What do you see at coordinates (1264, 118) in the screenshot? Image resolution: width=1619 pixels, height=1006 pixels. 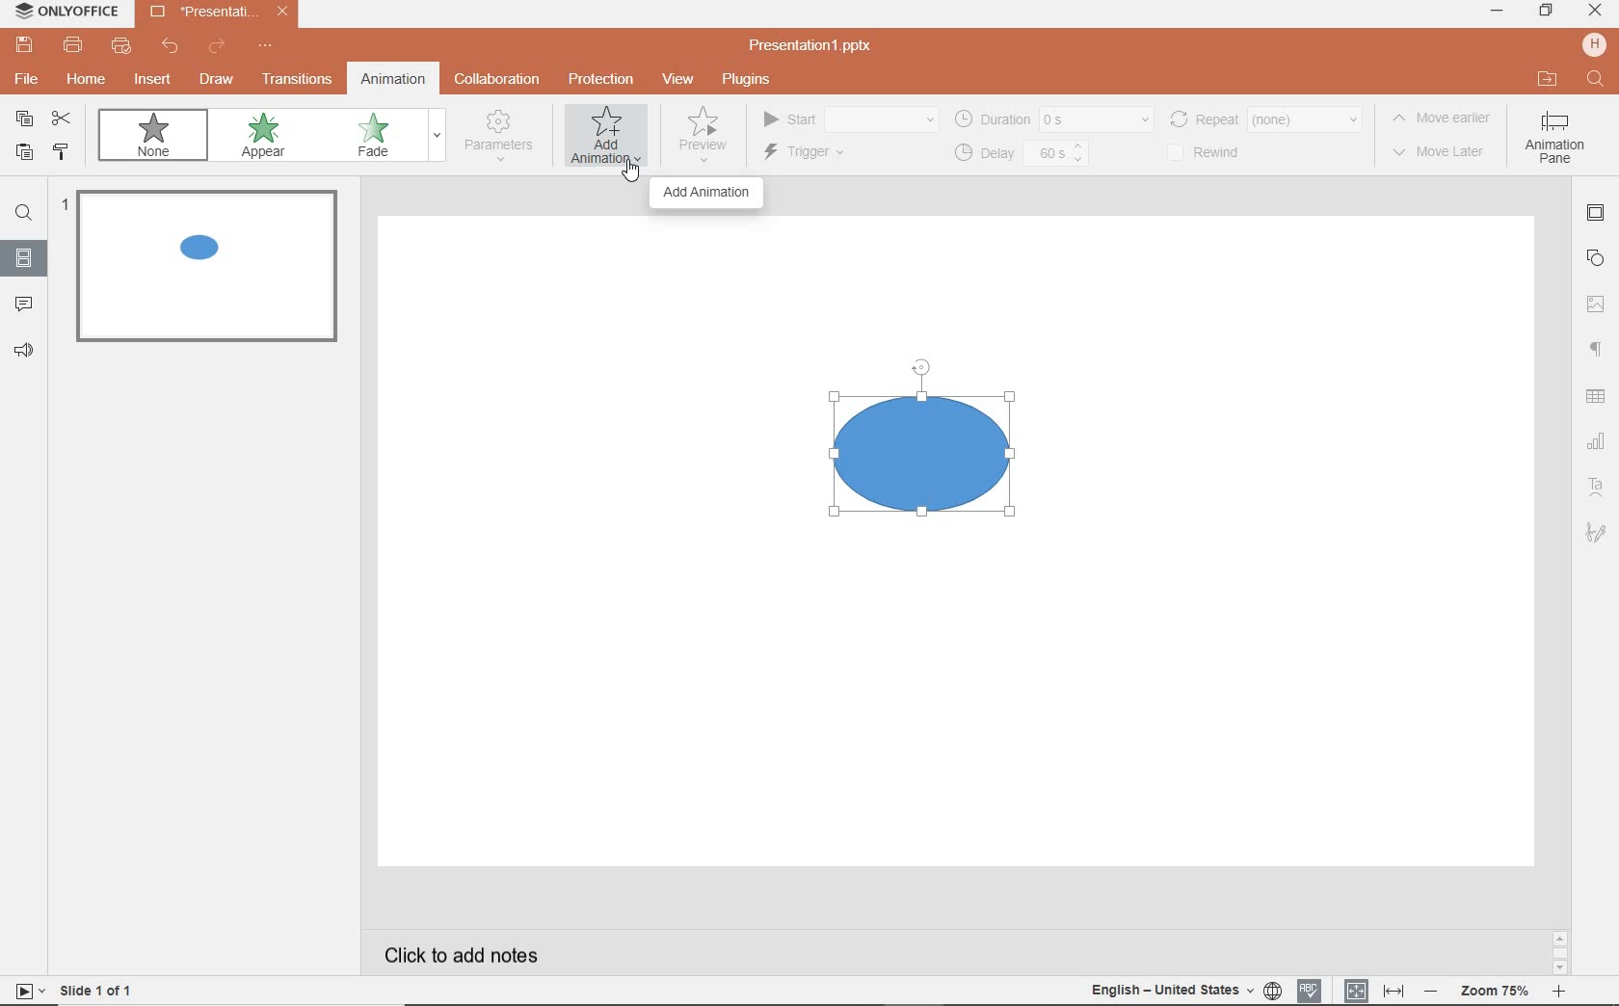 I see `rewind` at bounding box center [1264, 118].